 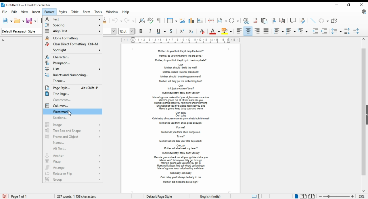 What do you see at coordinates (73, 124) in the screenshot?
I see `image` at bounding box center [73, 124].